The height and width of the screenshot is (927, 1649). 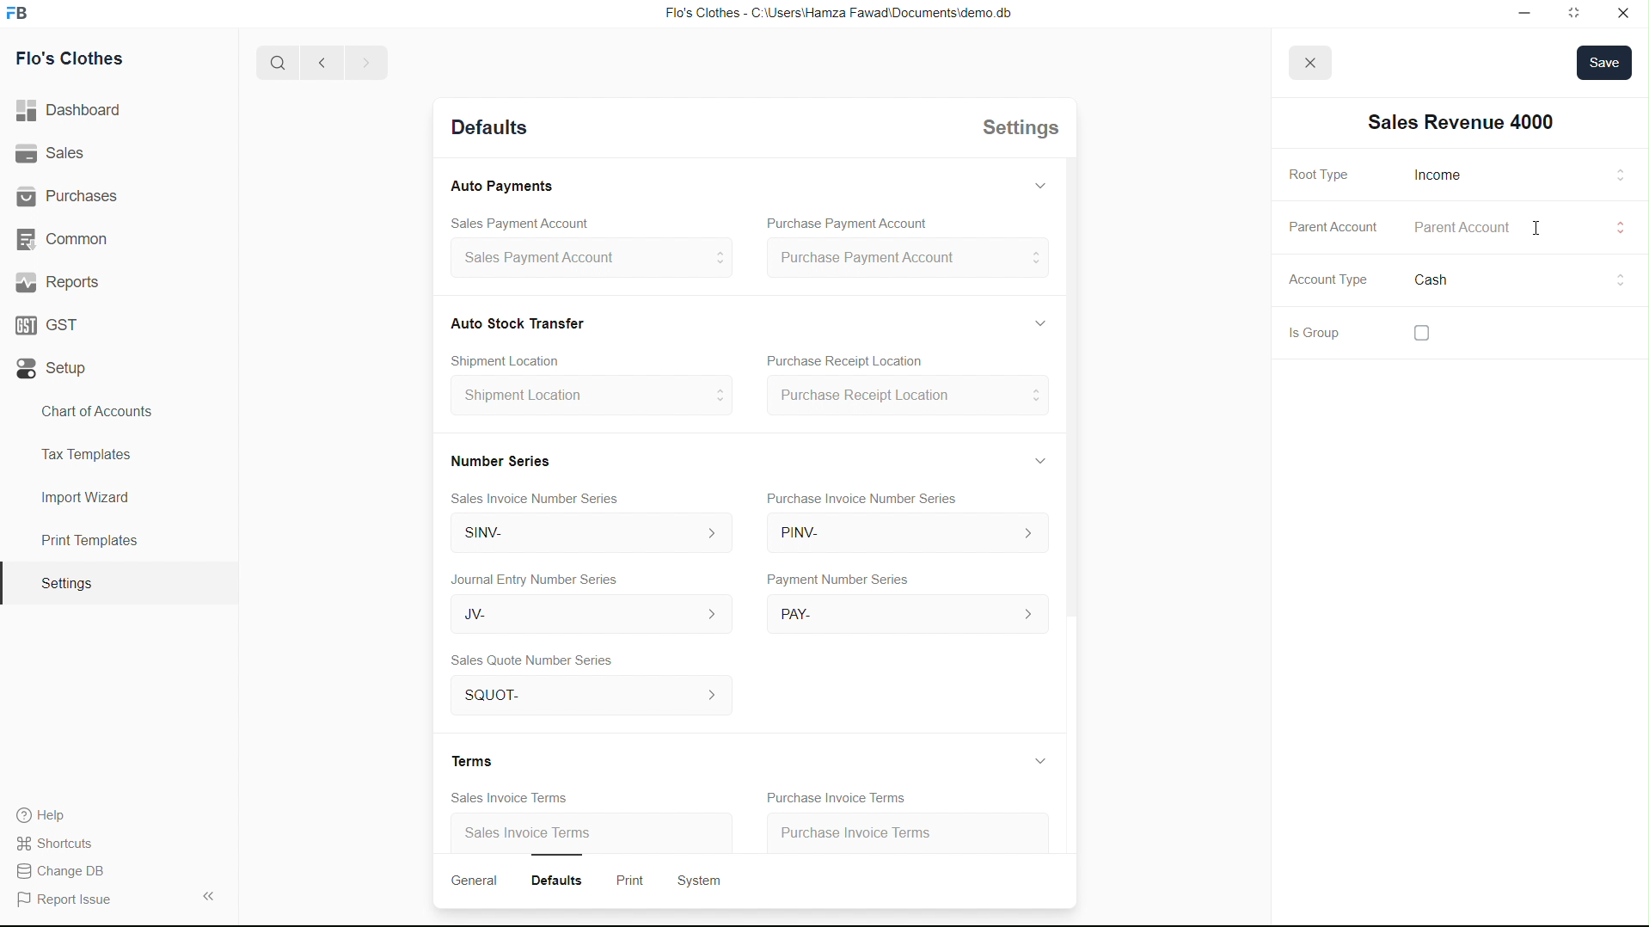 What do you see at coordinates (517, 357) in the screenshot?
I see `Create` at bounding box center [517, 357].